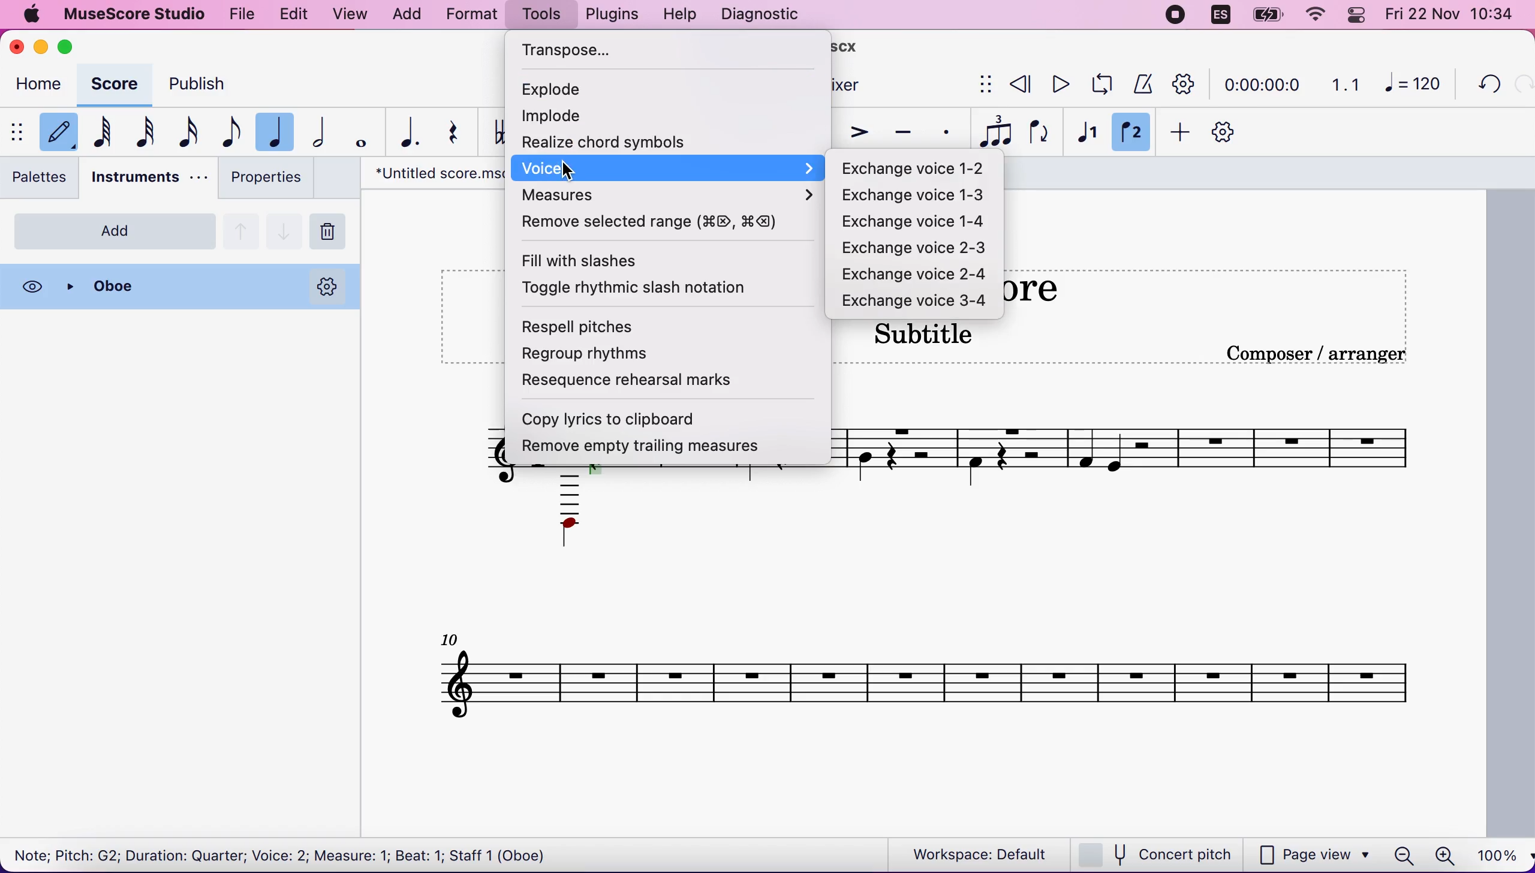 The width and height of the screenshot is (1535, 873). Describe the element at coordinates (70, 46) in the screenshot. I see `maximize` at that location.